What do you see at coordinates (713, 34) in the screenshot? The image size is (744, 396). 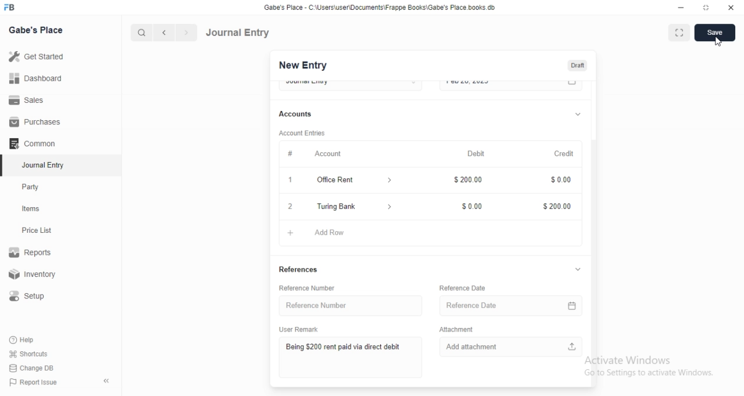 I see `save` at bounding box center [713, 34].